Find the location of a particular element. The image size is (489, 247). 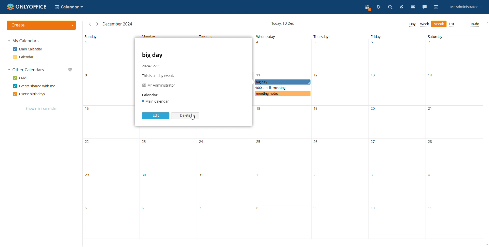

calender is located at coordinates (158, 95).